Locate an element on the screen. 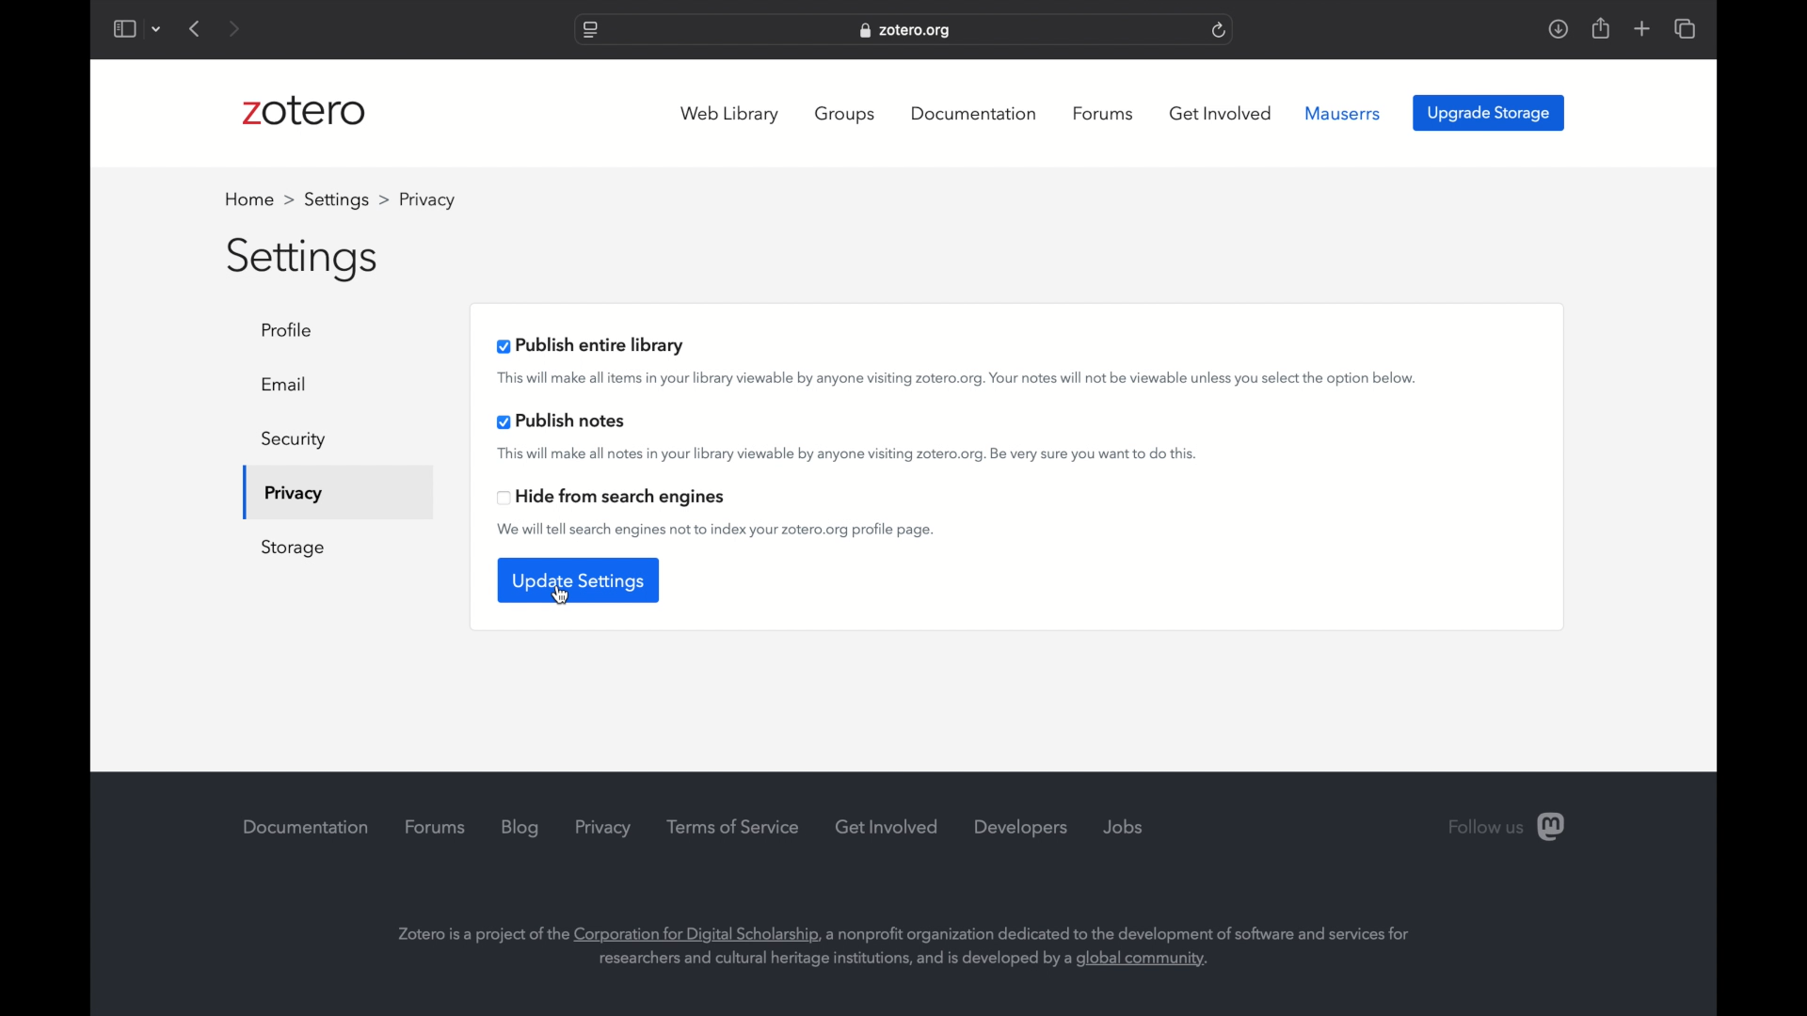 The width and height of the screenshot is (1807, 1016). refresh is located at coordinates (1220, 29).